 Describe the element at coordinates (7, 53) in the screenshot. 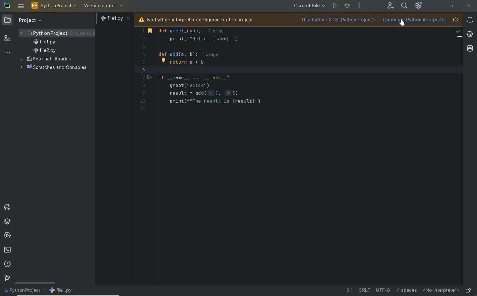

I see `more tool windows` at that location.